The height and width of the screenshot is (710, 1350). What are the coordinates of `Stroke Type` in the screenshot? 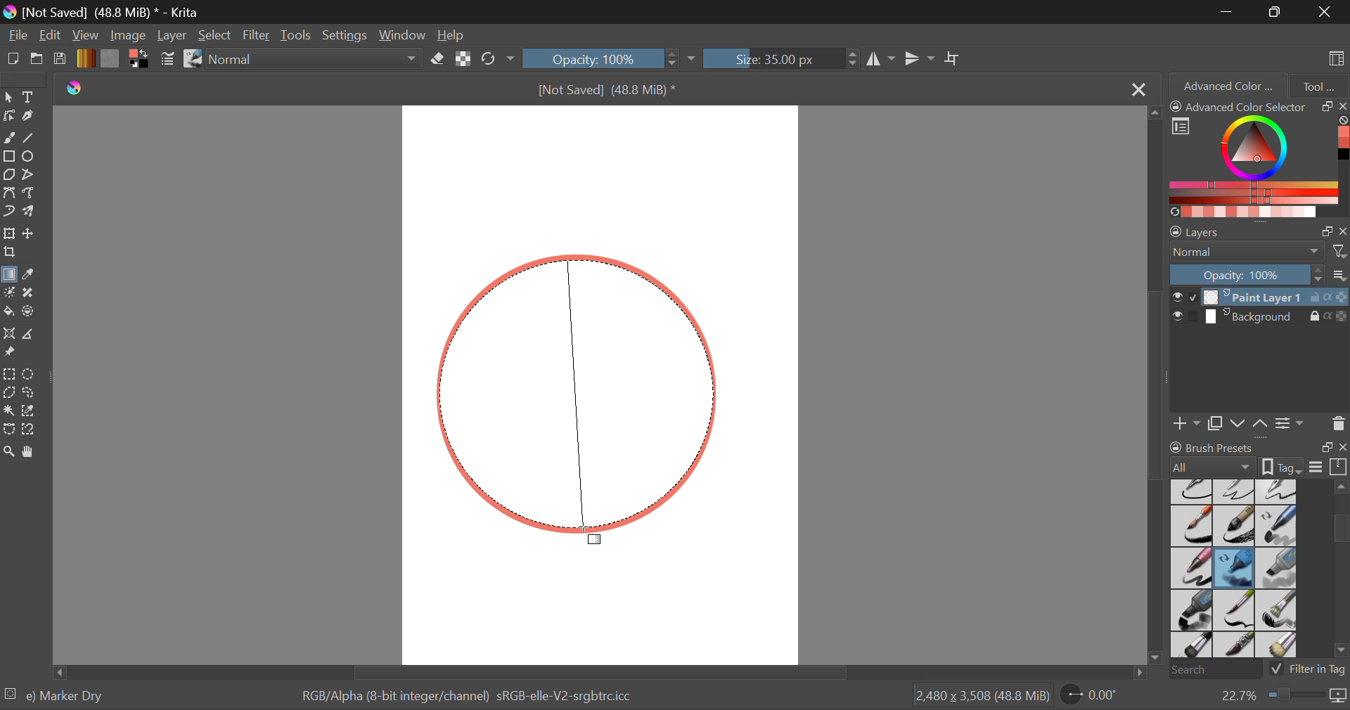 It's located at (192, 60).